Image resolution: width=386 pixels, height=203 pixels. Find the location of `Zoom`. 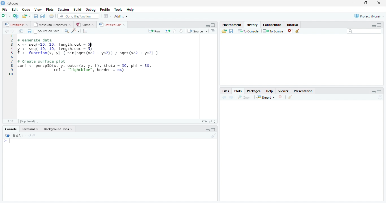

Zoom is located at coordinates (244, 97).